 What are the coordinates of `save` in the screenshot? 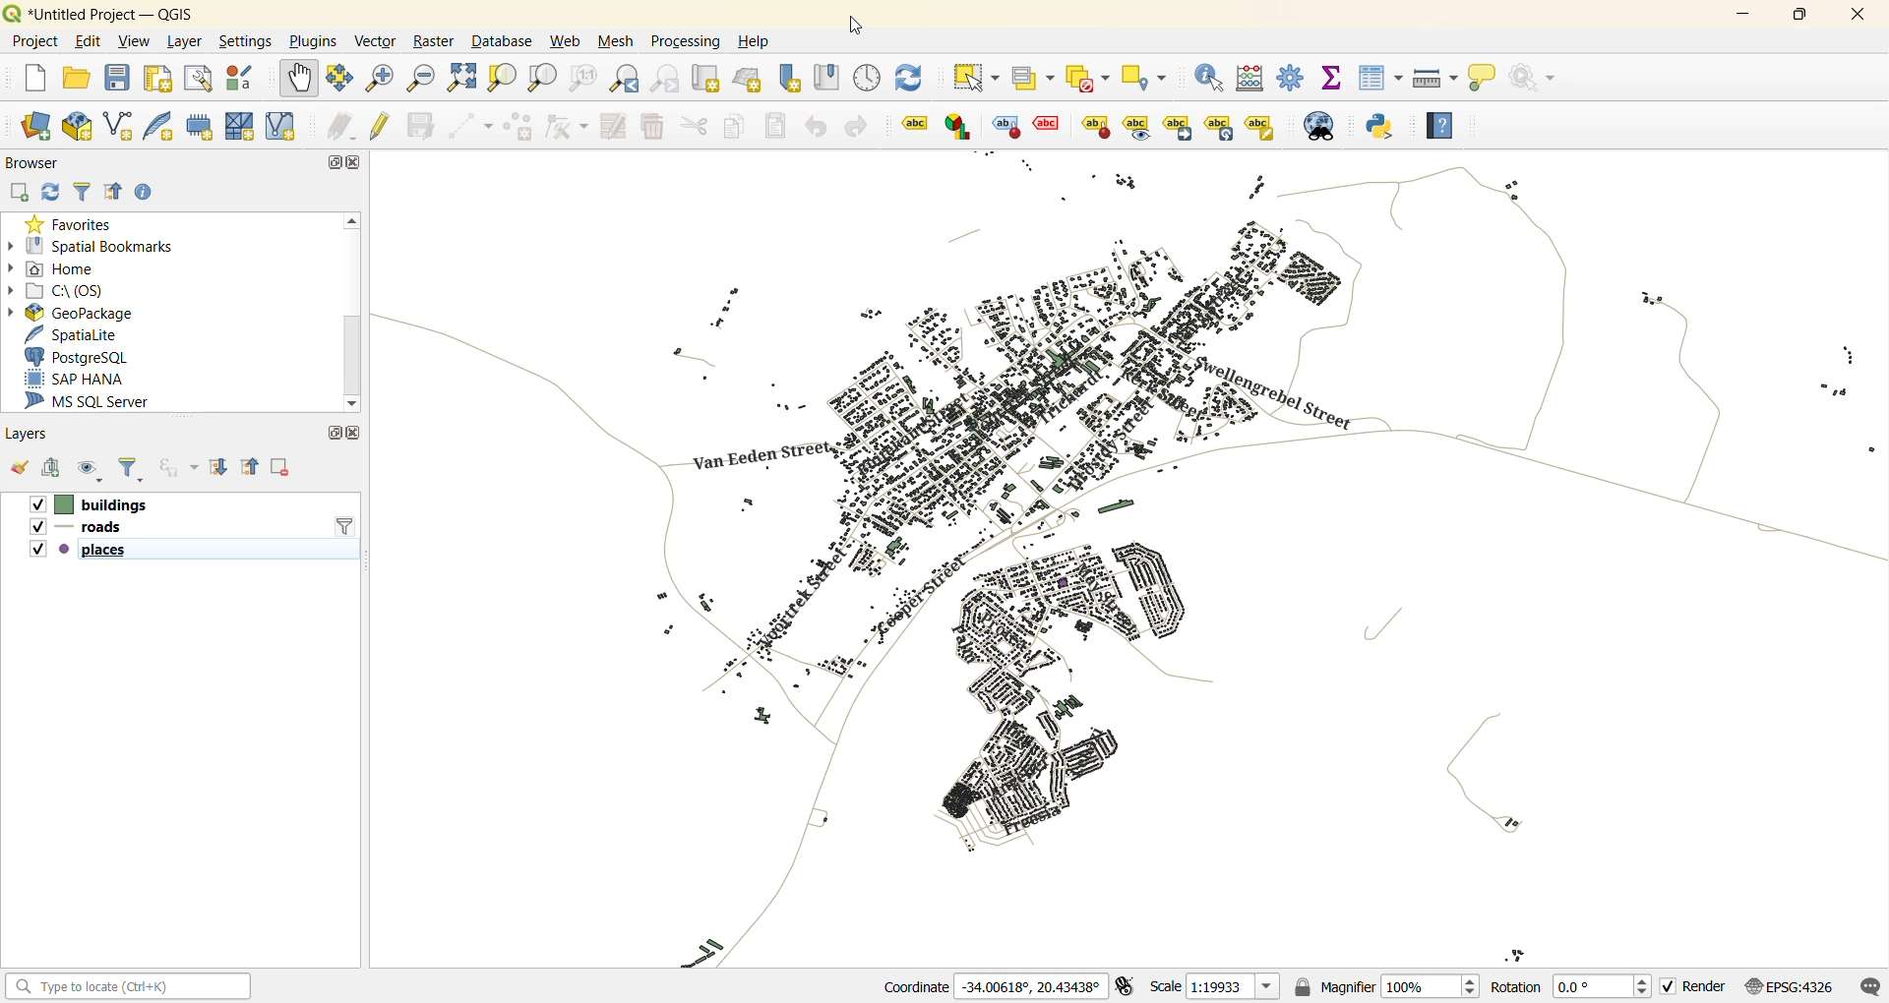 It's located at (118, 80).